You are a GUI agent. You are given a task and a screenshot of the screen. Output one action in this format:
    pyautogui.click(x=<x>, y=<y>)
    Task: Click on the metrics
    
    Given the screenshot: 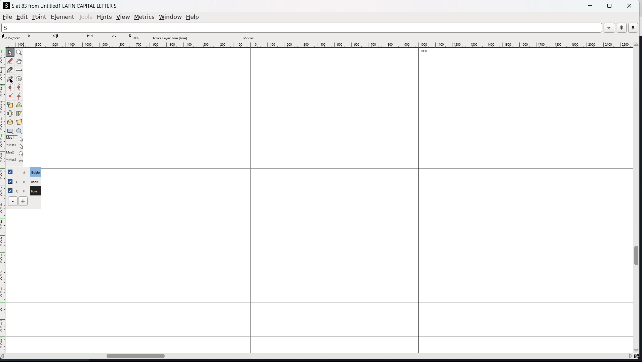 What is the action you would take?
    pyautogui.click(x=144, y=17)
    